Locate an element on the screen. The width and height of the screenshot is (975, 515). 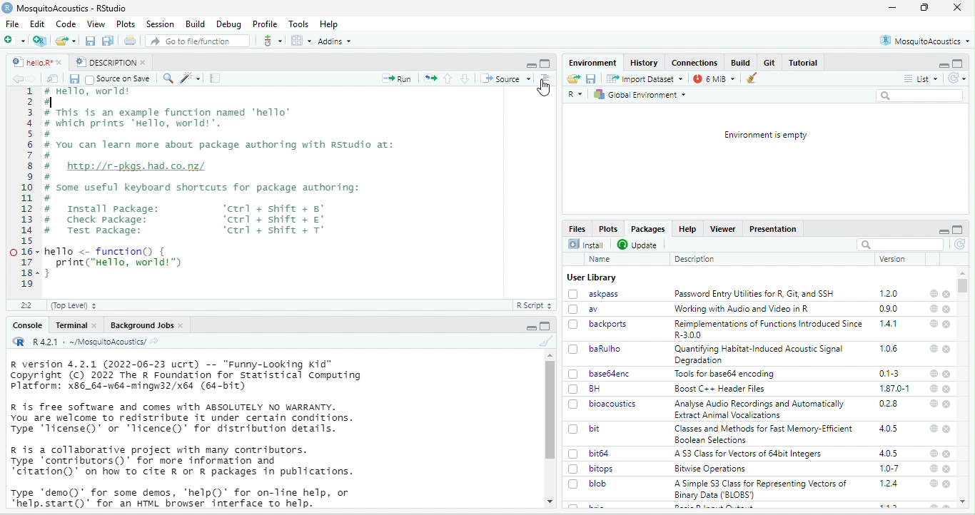
Install is located at coordinates (586, 244).